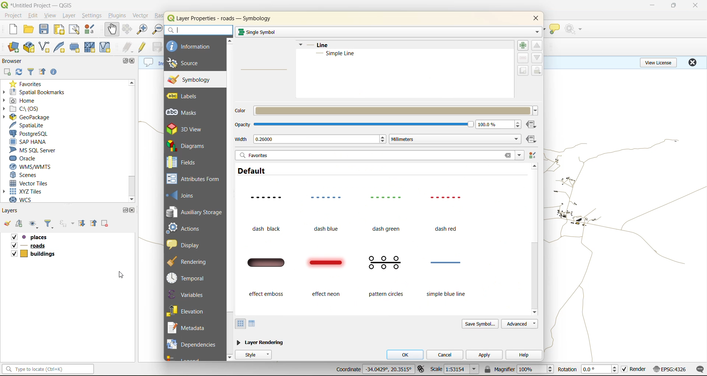  What do you see at coordinates (386, 214) in the screenshot?
I see `dash green` at bounding box center [386, 214].